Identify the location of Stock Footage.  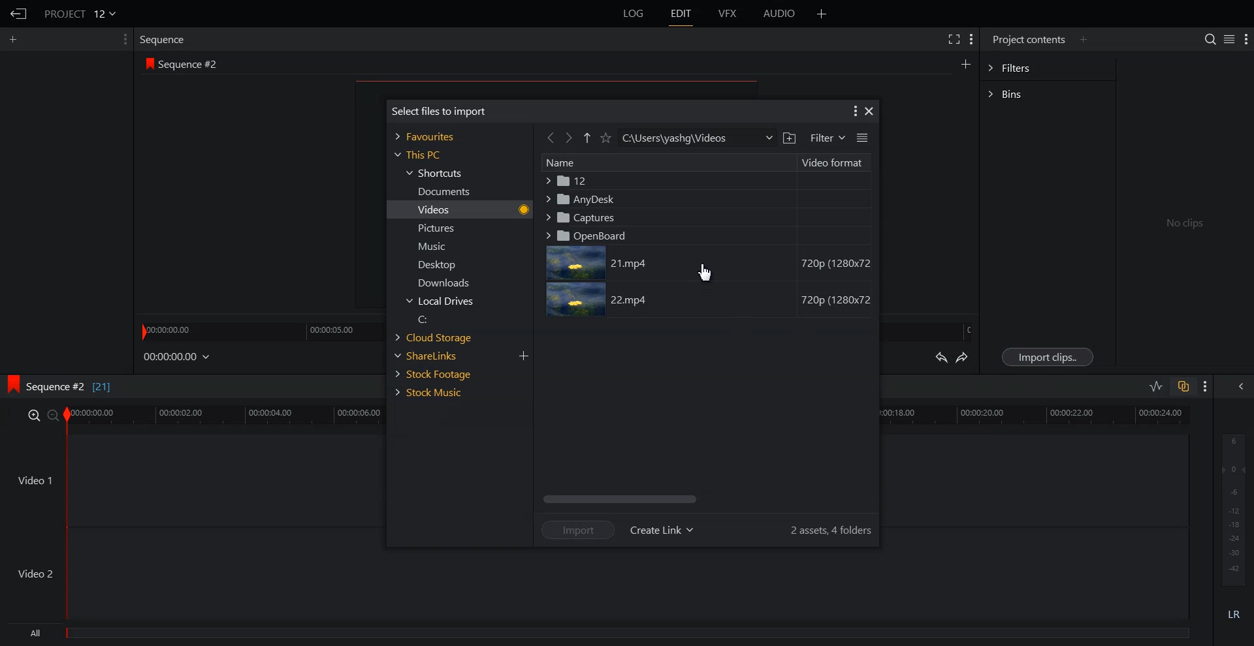
(439, 373).